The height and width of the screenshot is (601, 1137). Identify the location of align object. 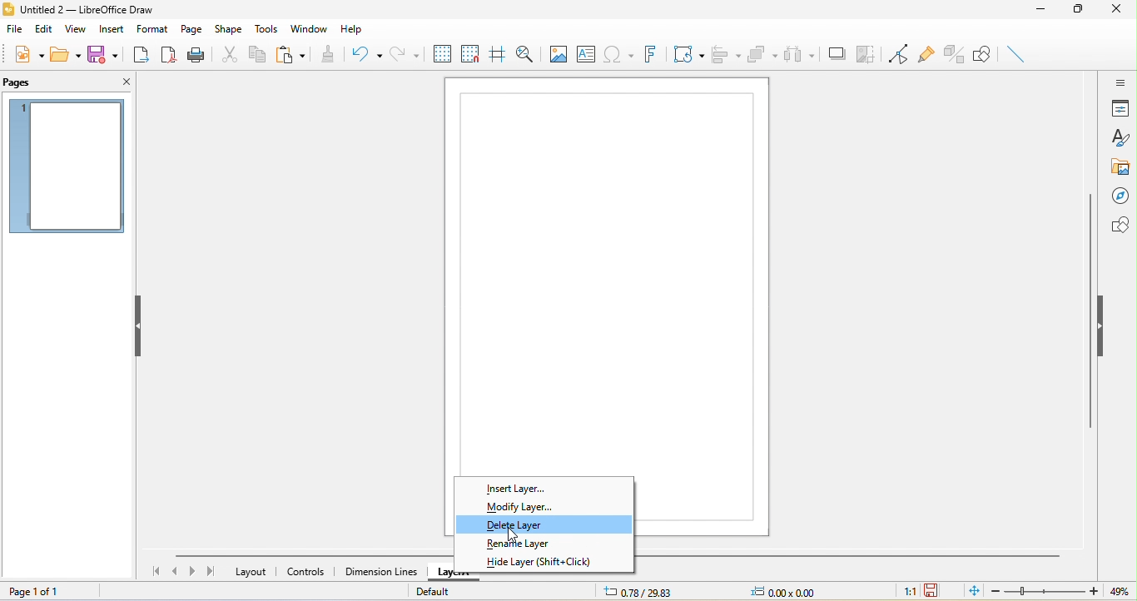
(725, 55).